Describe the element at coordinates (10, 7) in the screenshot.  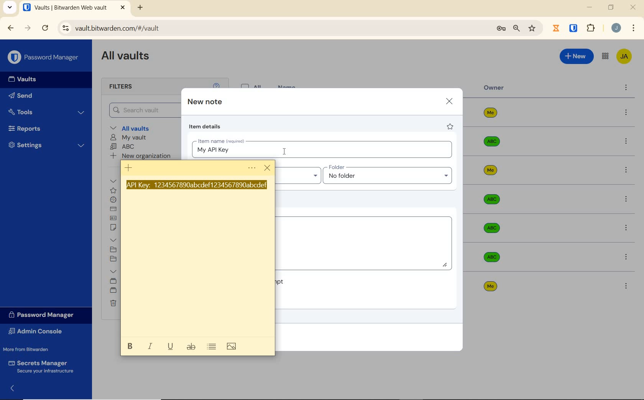
I see `search tabs` at that location.